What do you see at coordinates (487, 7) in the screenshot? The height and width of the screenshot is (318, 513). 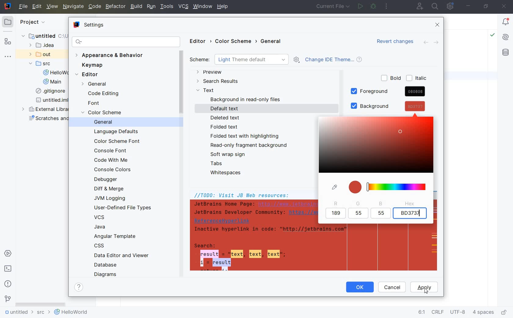 I see `restore down` at bounding box center [487, 7].